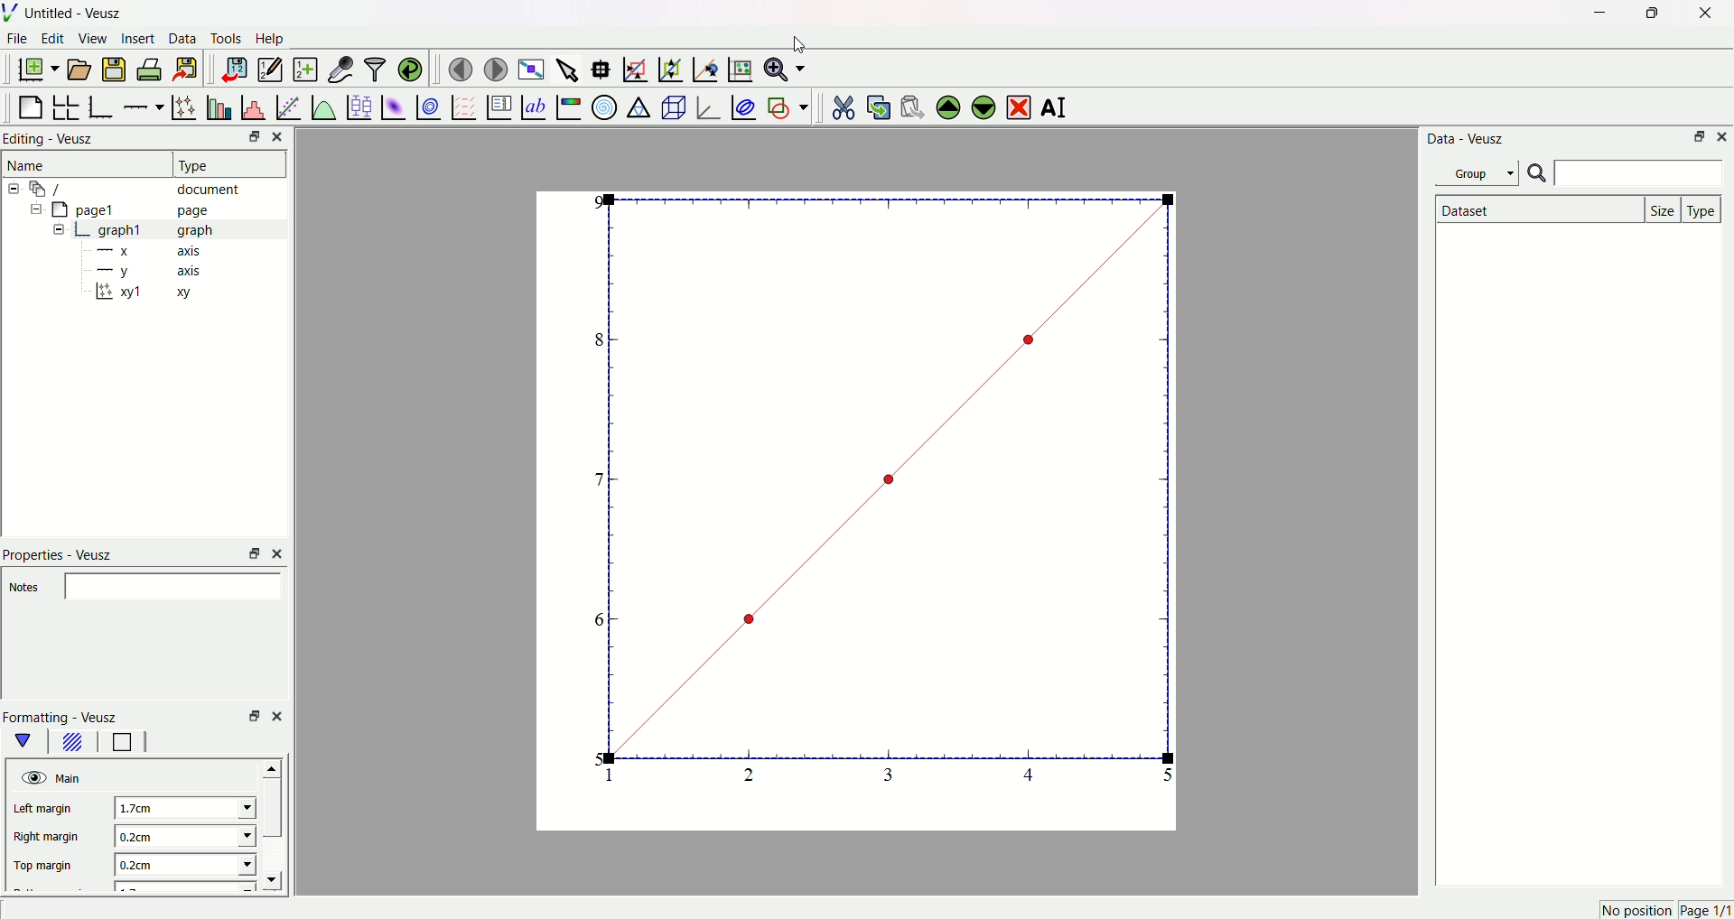 The width and height of the screenshot is (1734, 919). I want to click on move to previous page, so click(460, 69).